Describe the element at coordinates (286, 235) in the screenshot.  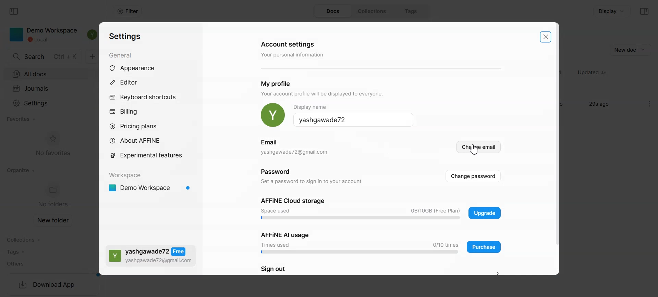
I see `affine ai usage` at that location.